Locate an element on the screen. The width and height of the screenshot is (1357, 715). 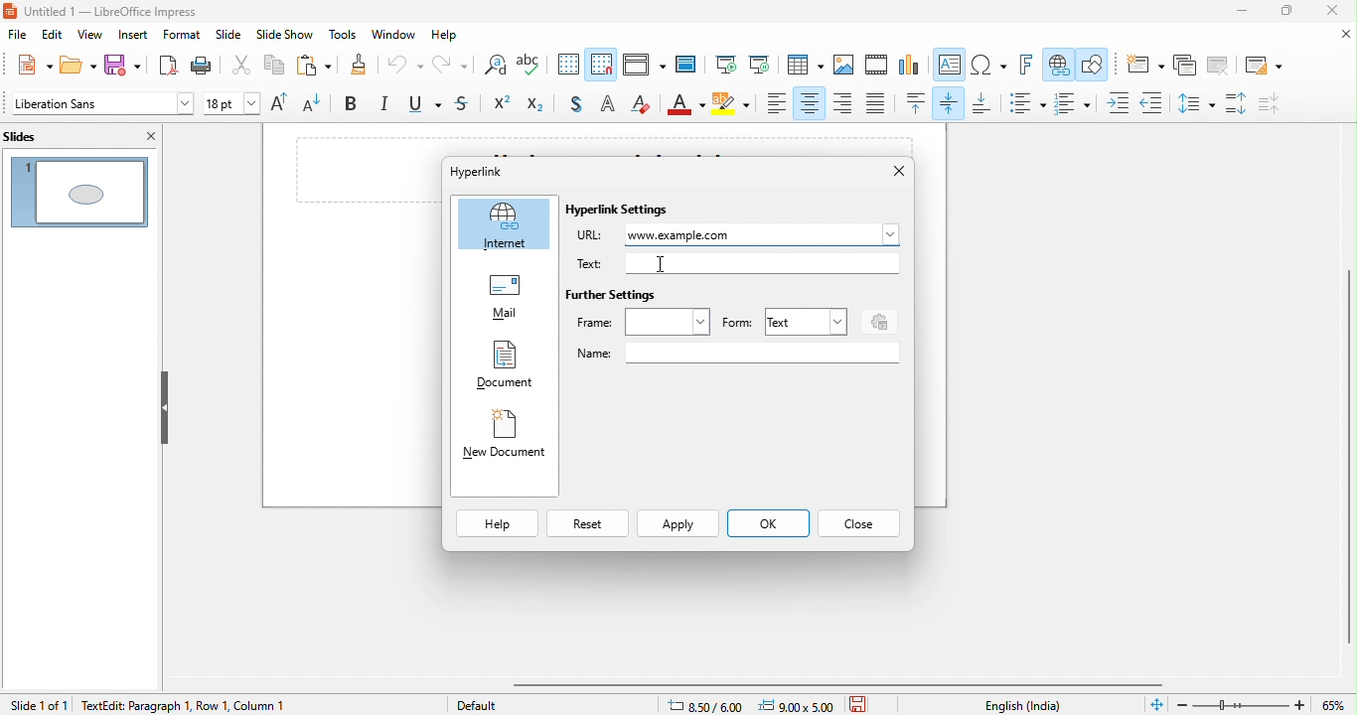
font color is located at coordinates (686, 106).